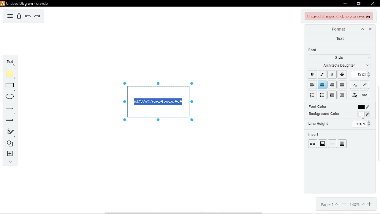 The height and width of the screenshot is (214, 380). I want to click on selected text, so click(158, 102).